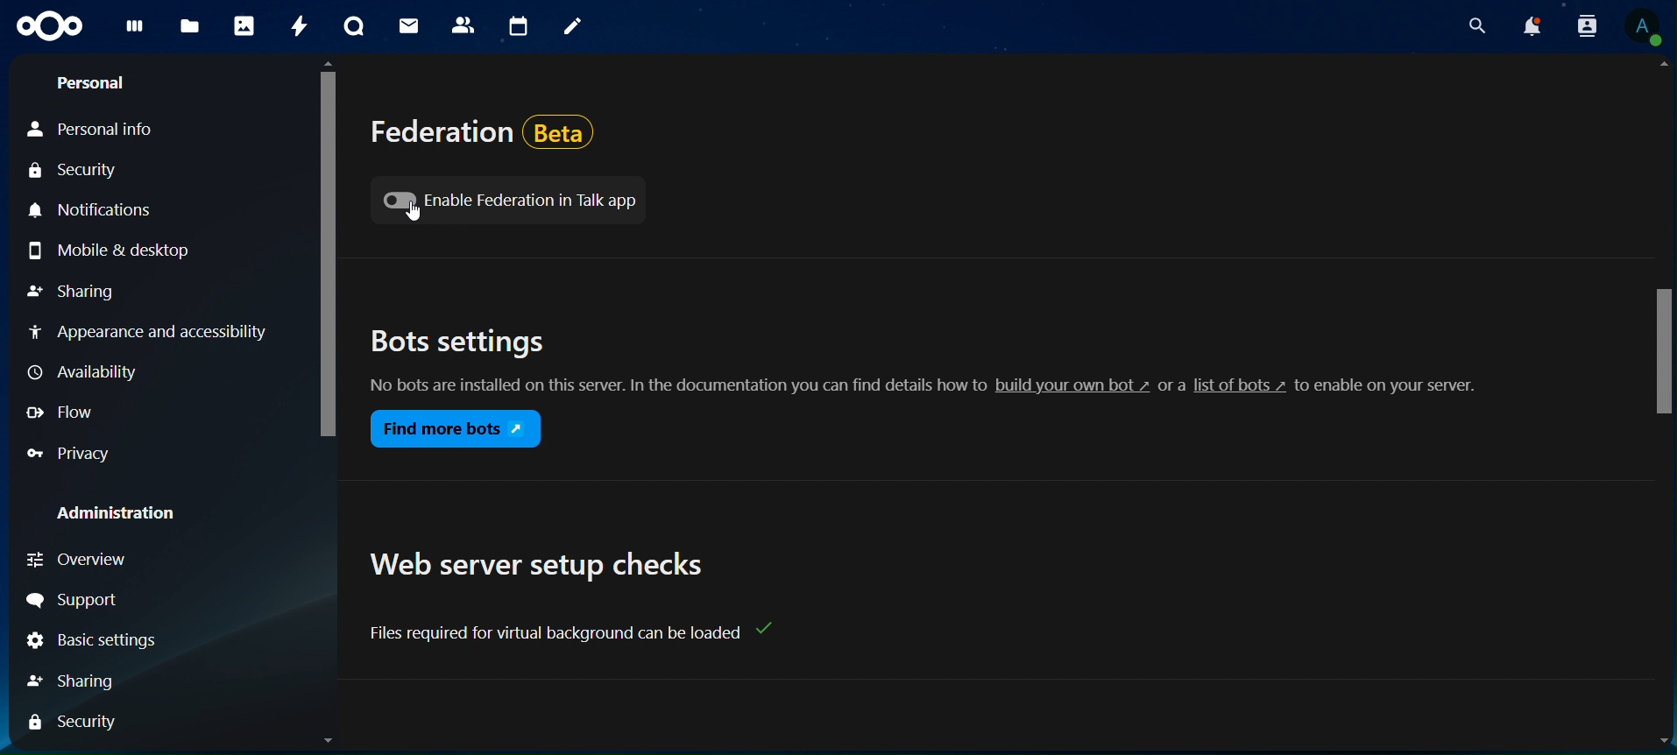  Describe the element at coordinates (409, 26) in the screenshot. I see `mail` at that location.